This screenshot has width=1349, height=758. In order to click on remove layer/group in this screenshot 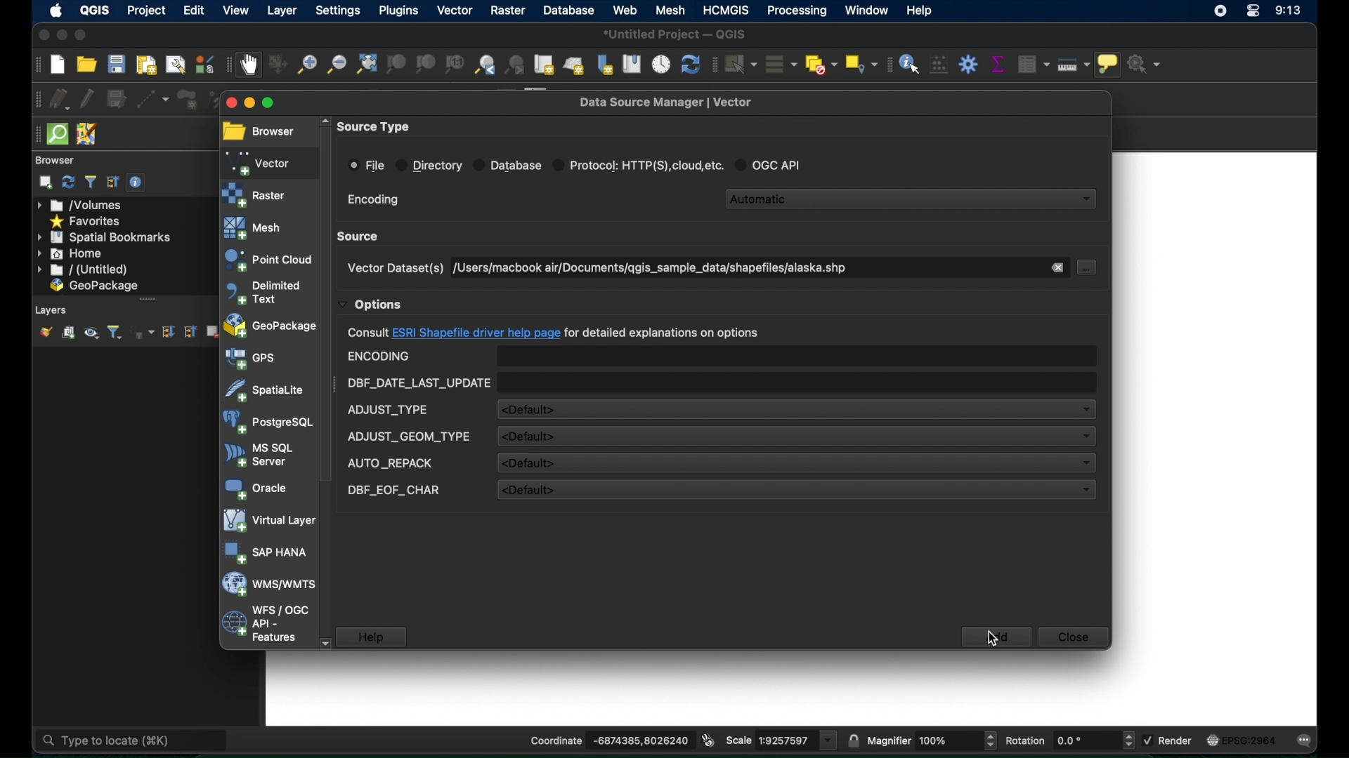, I will do `click(214, 332)`.